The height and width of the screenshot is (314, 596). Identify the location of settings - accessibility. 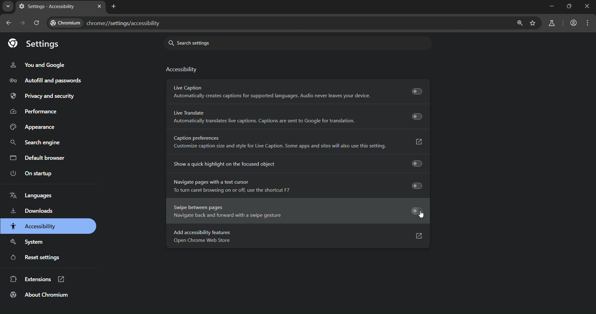
(48, 7).